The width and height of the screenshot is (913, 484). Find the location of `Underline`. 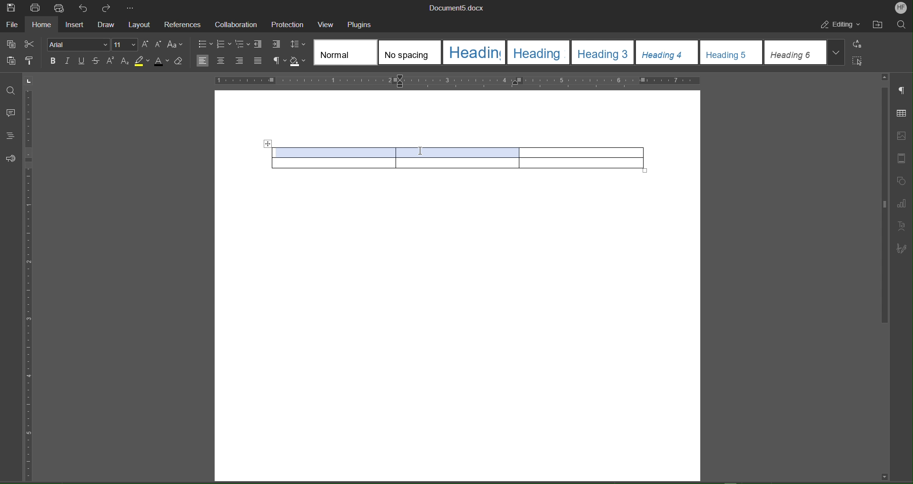

Underline is located at coordinates (82, 61).